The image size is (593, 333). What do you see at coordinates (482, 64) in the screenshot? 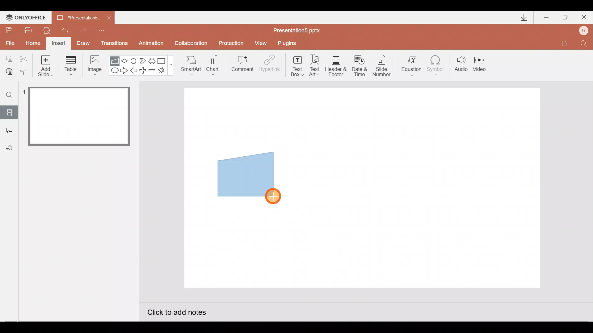
I see `Video` at bounding box center [482, 64].